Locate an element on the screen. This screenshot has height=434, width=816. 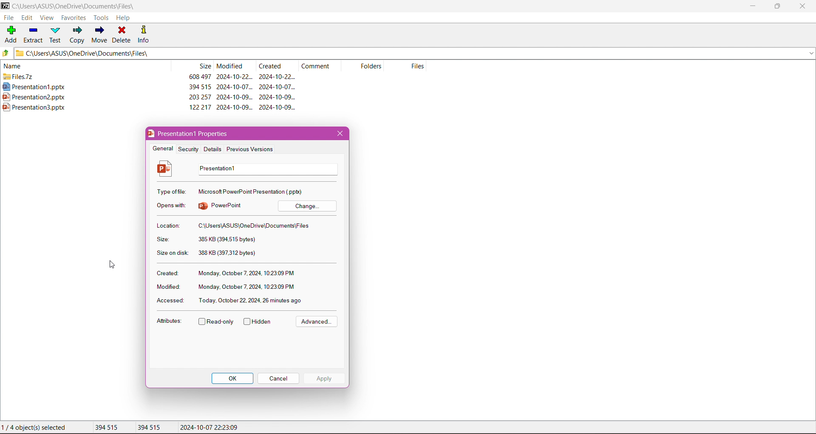
Opens with: is located at coordinates (172, 207).